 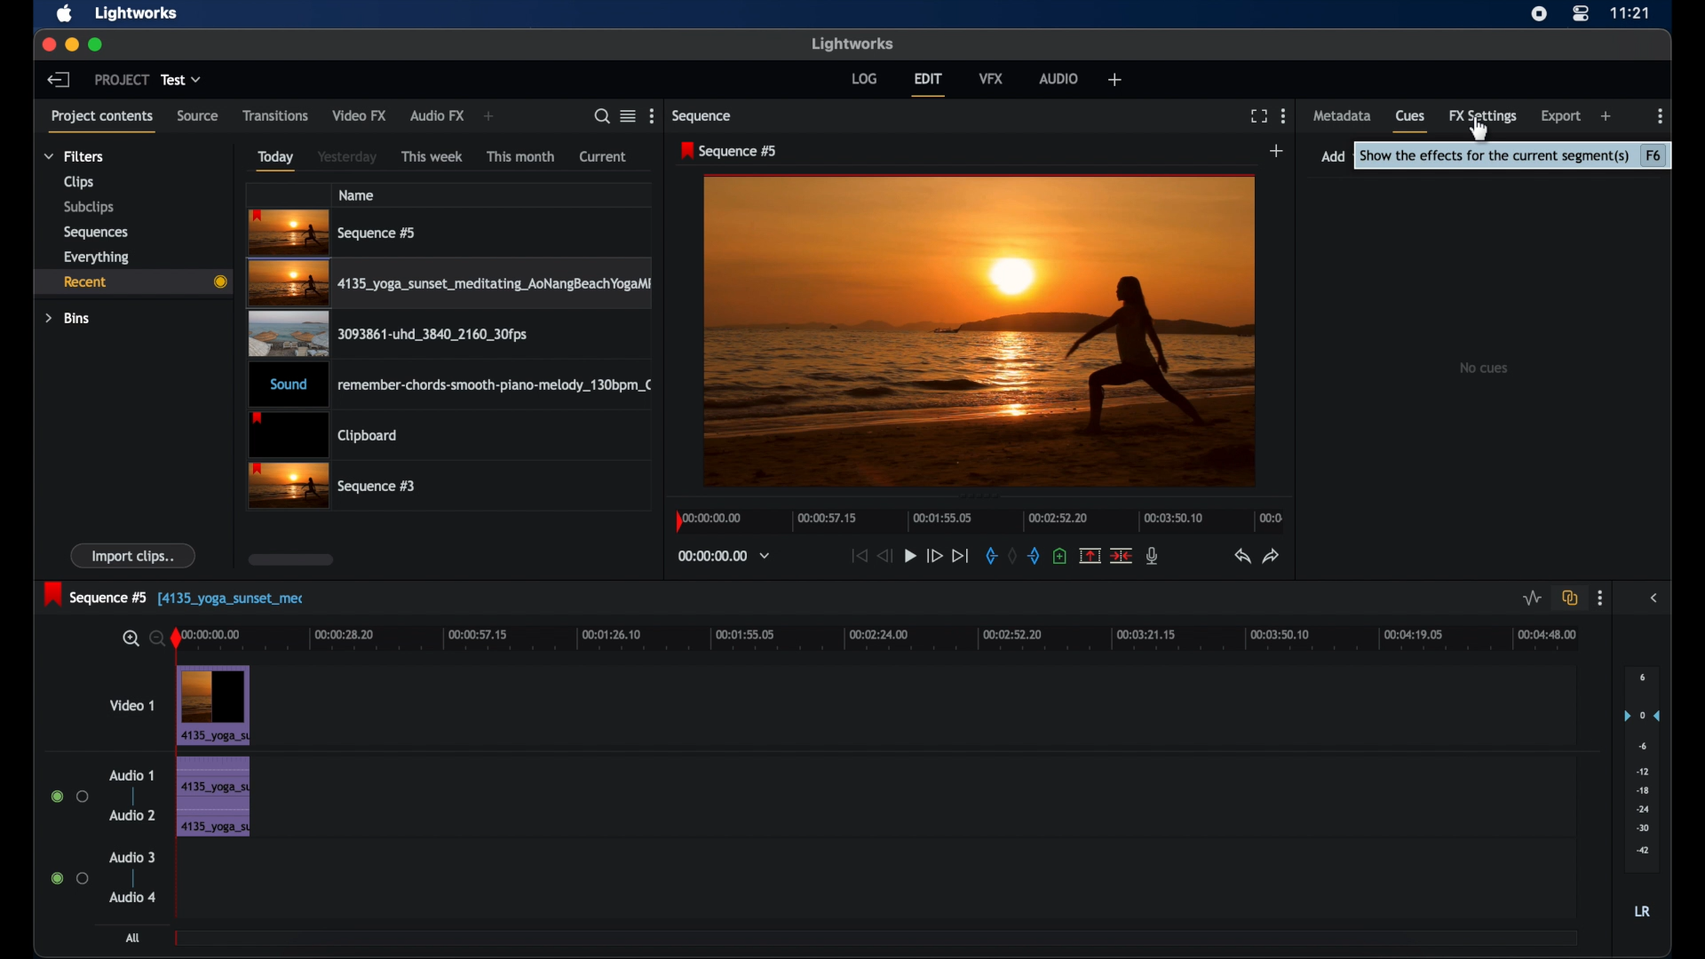 What do you see at coordinates (1115, 79) in the screenshot?
I see `add` at bounding box center [1115, 79].